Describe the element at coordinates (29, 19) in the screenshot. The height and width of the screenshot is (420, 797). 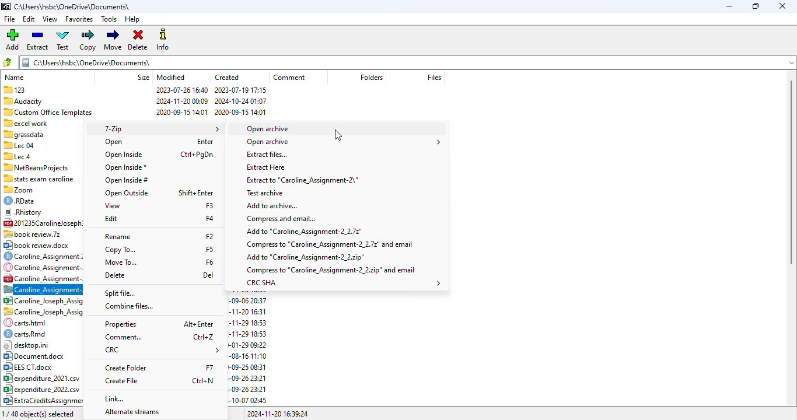
I see `edit` at that location.